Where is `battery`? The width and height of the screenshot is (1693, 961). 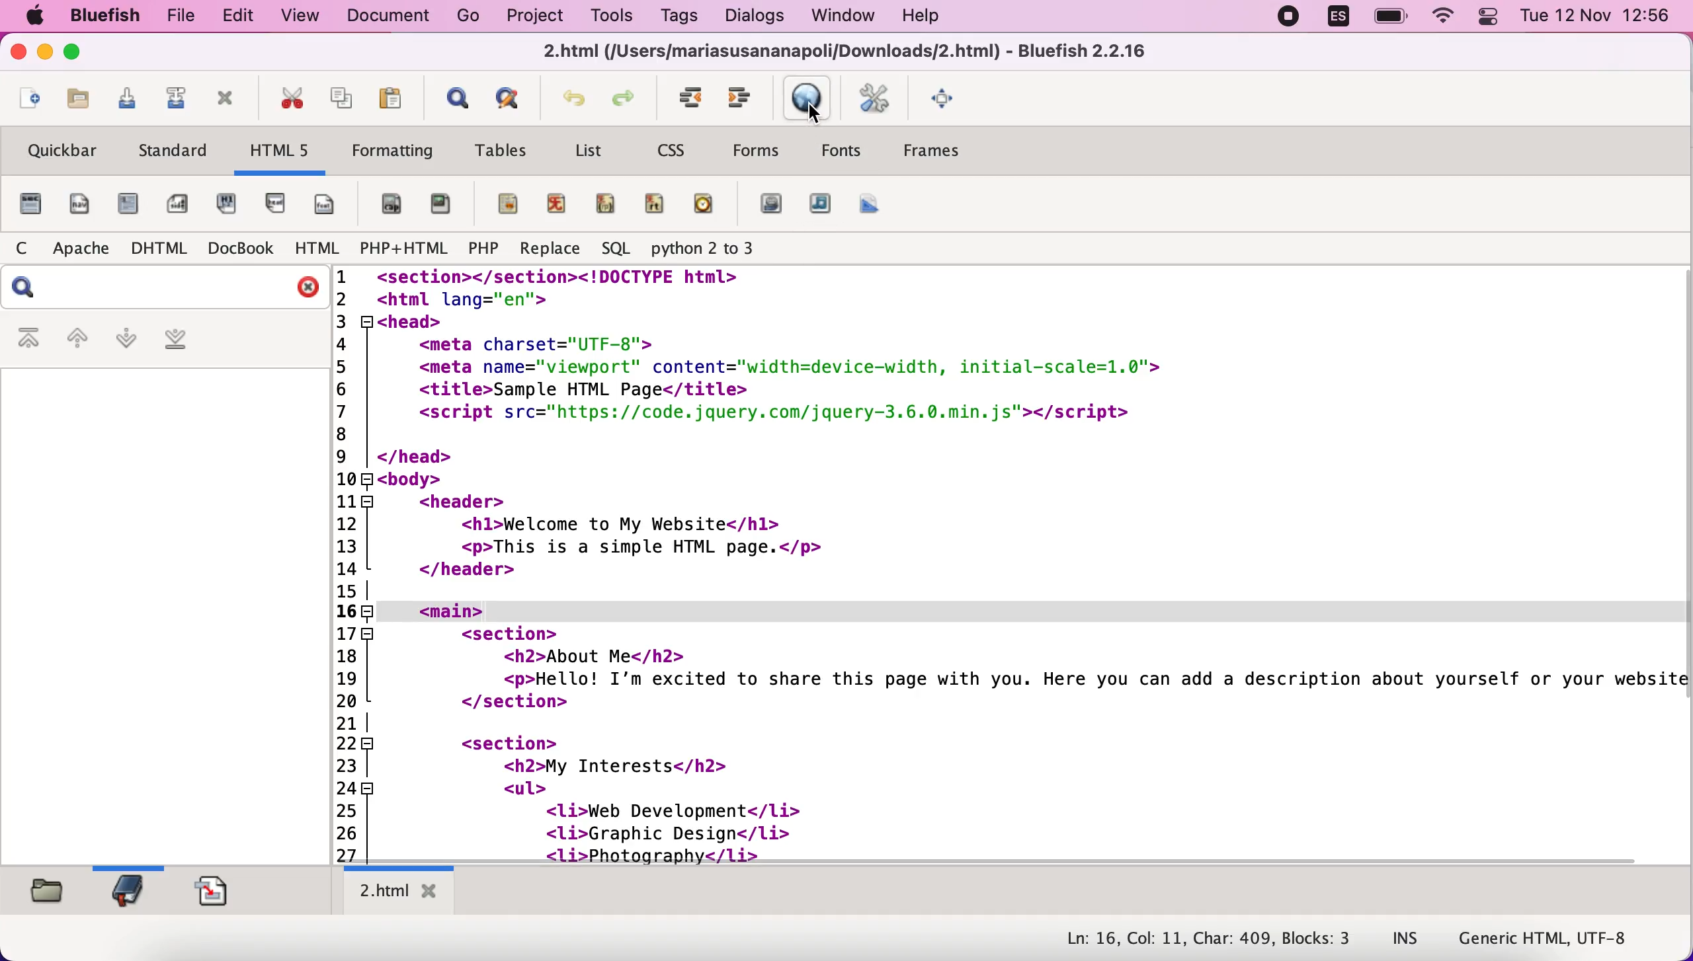
battery is located at coordinates (1389, 17).